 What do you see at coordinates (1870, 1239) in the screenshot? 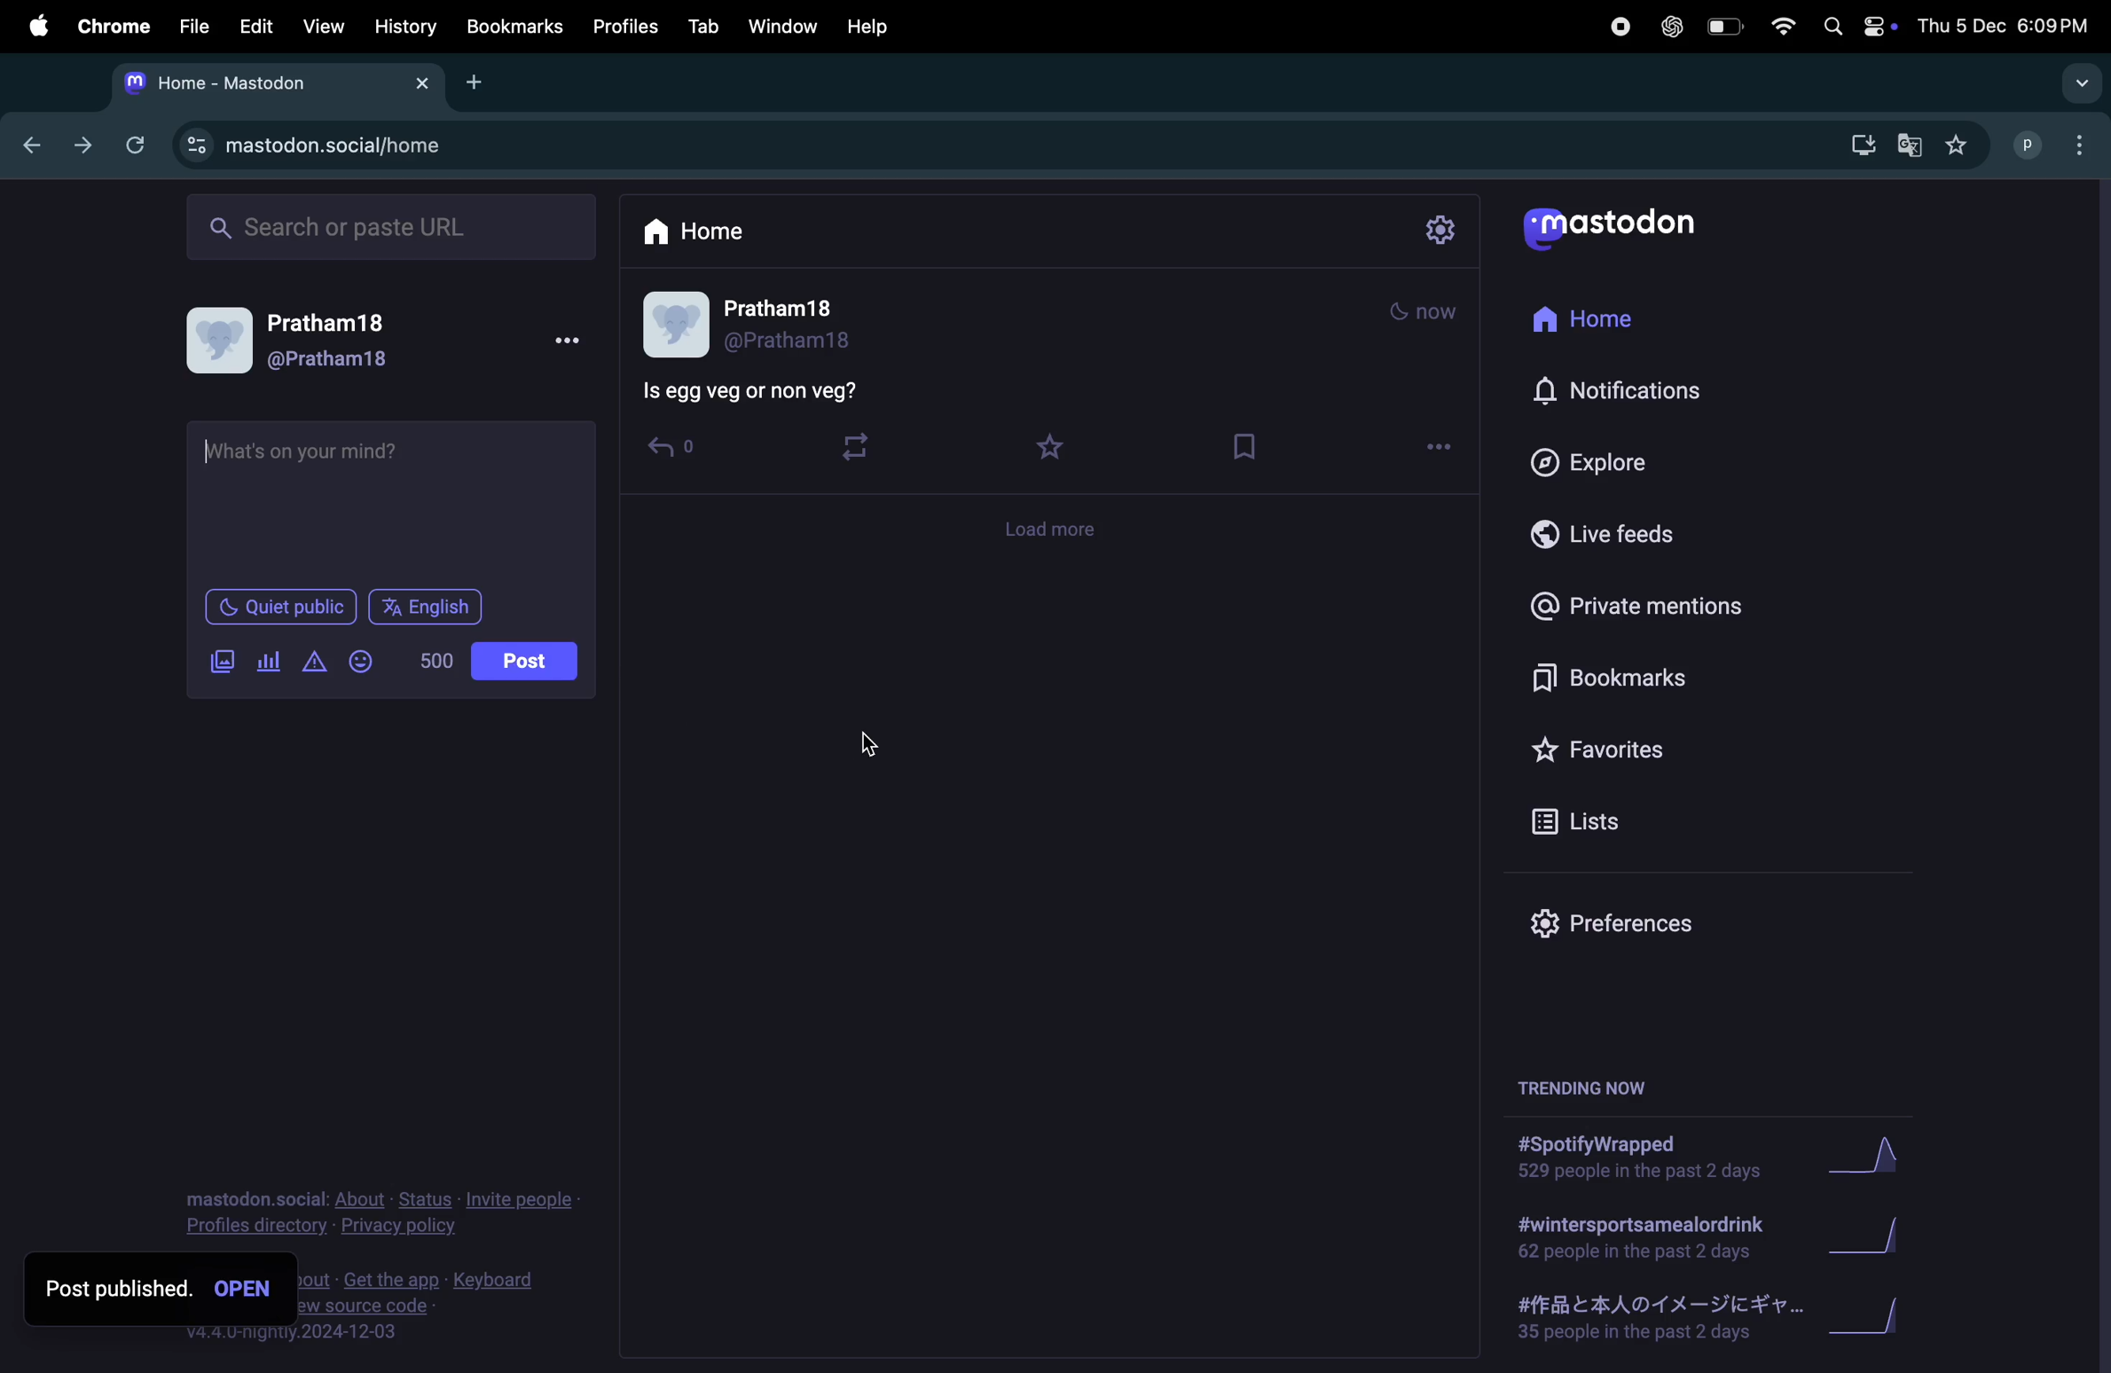
I see `graph` at bounding box center [1870, 1239].